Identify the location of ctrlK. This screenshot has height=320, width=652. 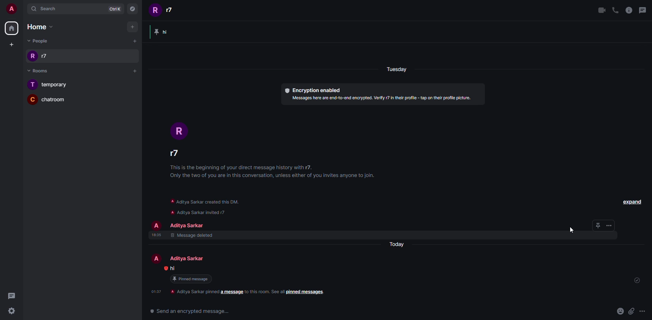
(114, 9).